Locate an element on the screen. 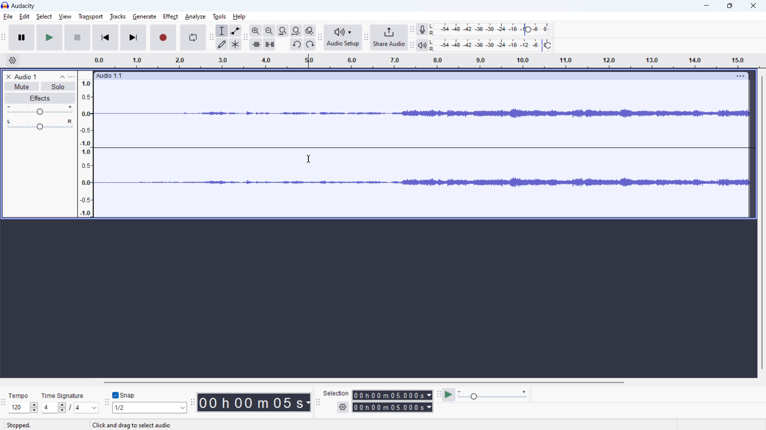  playback speed is located at coordinates (494, 395).